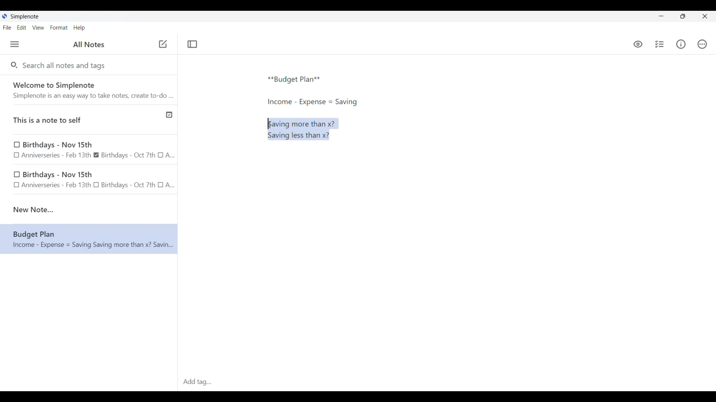 This screenshot has width=716, height=402. I want to click on new note, so click(89, 210).